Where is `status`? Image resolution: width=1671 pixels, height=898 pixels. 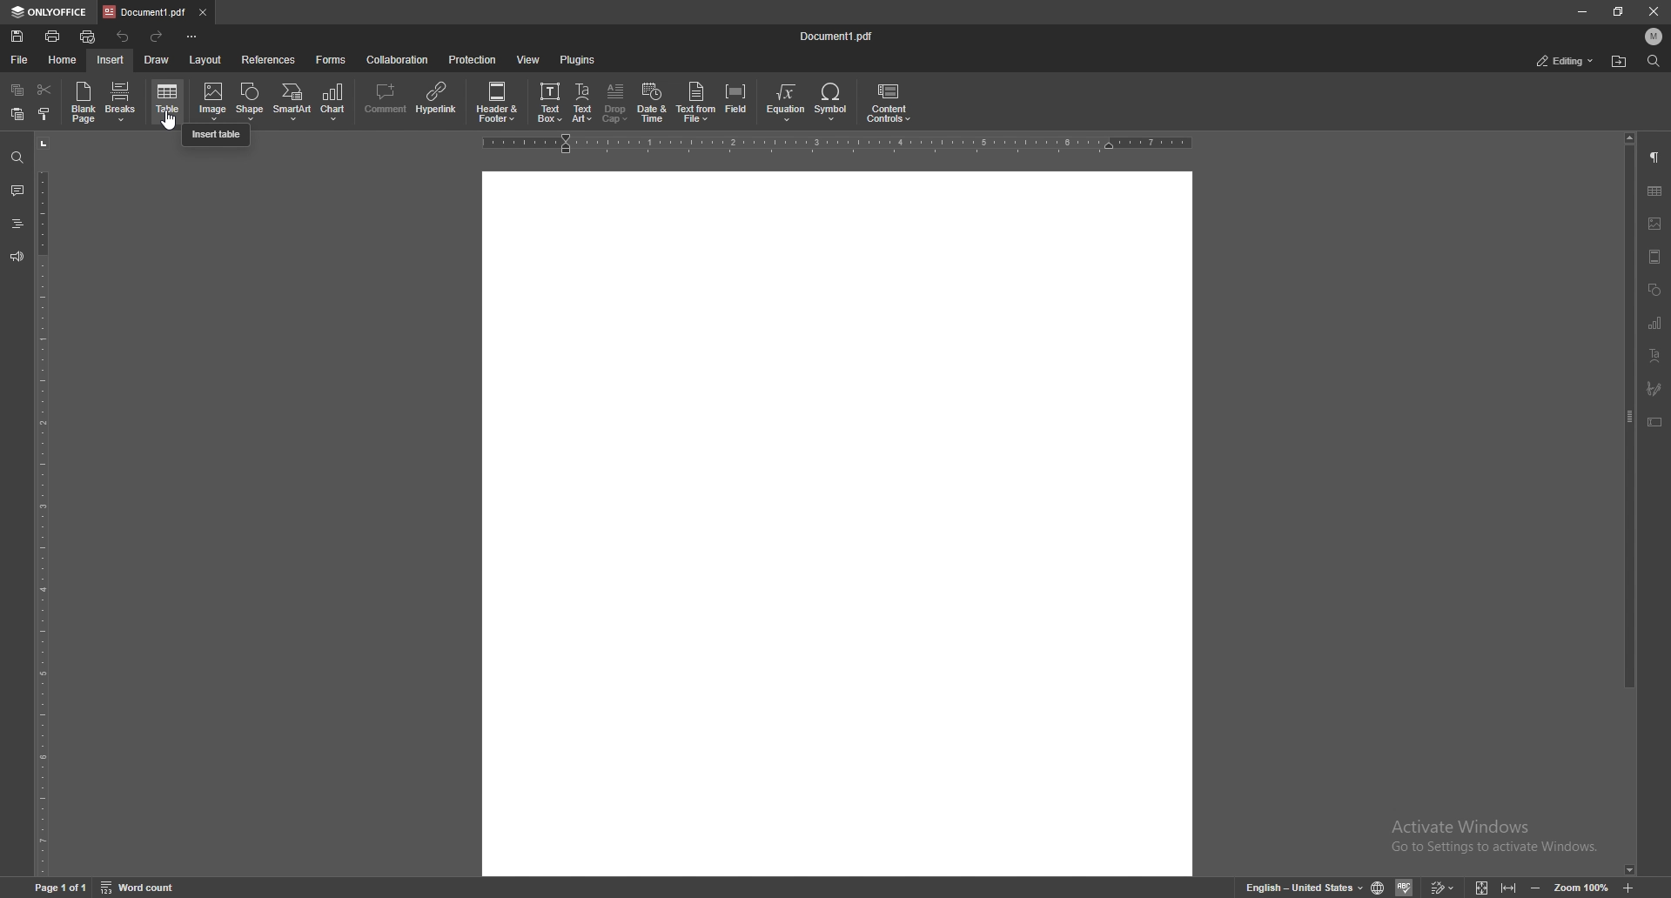
status is located at coordinates (1567, 61).